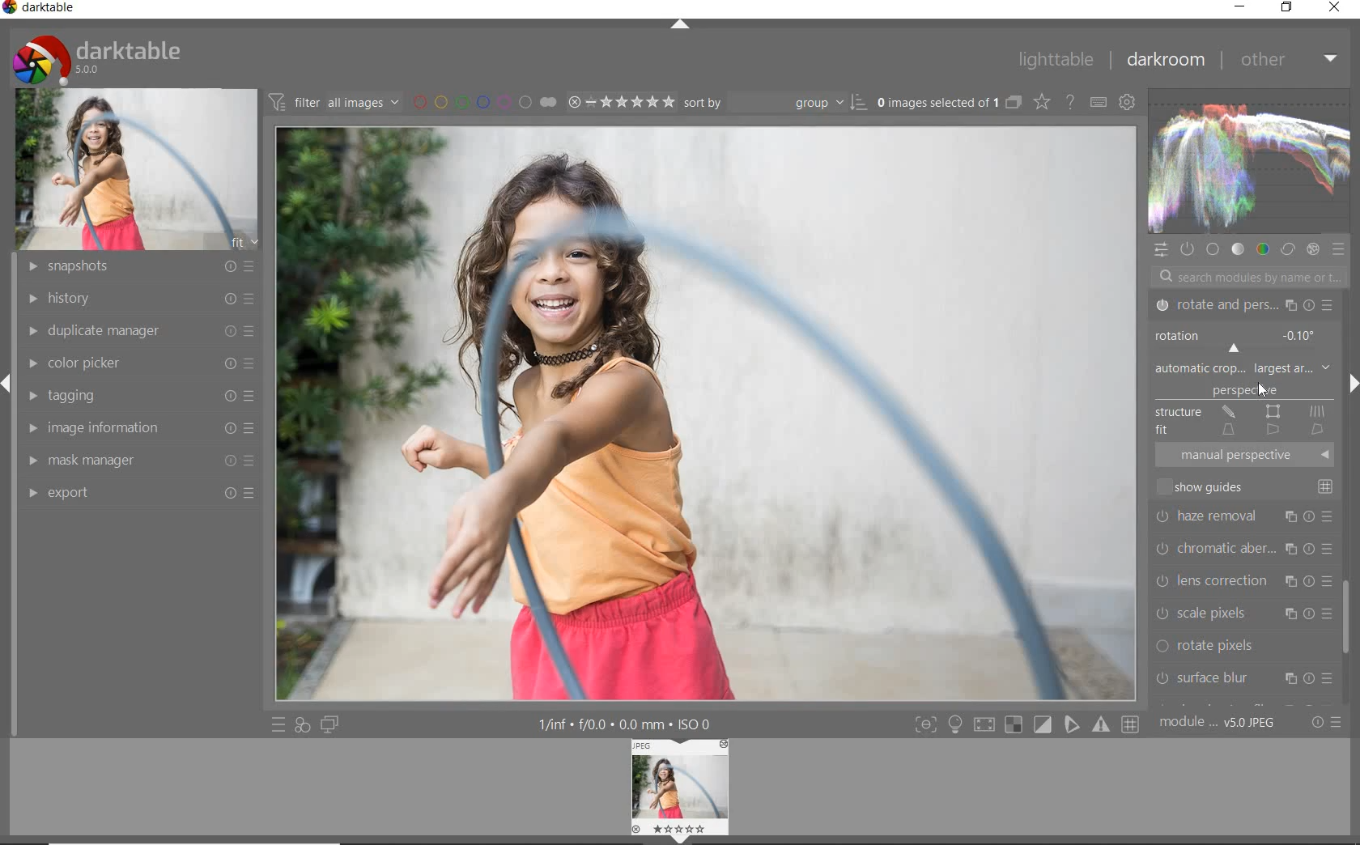 The image size is (1360, 845). Describe the element at coordinates (1158, 253) in the screenshot. I see `quick access panel` at that location.